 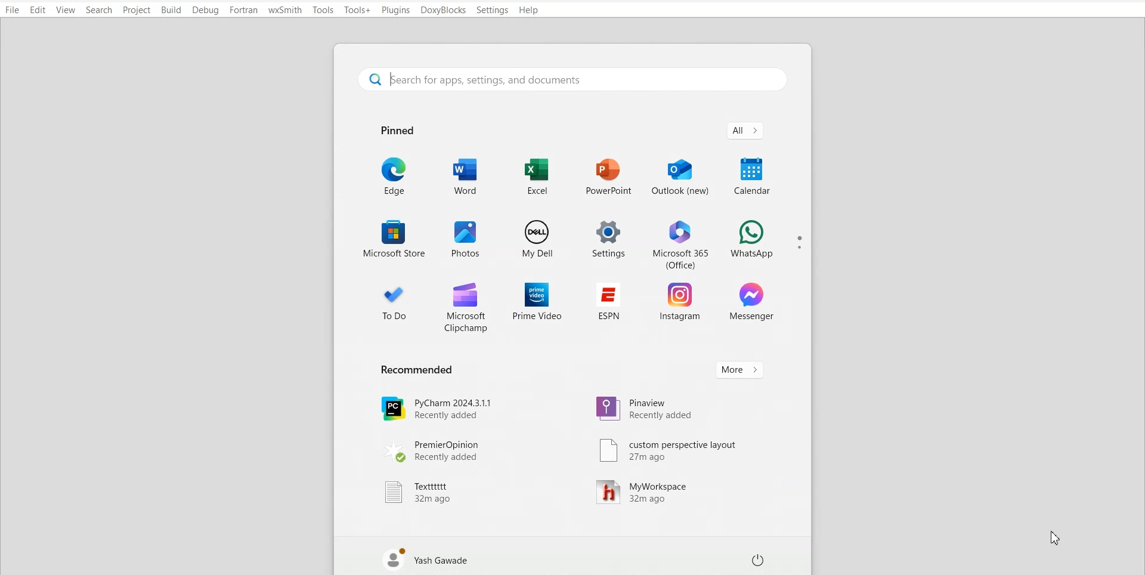 What do you see at coordinates (1056, 537) in the screenshot?
I see `Cursor` at bounding box center [1056, 537].